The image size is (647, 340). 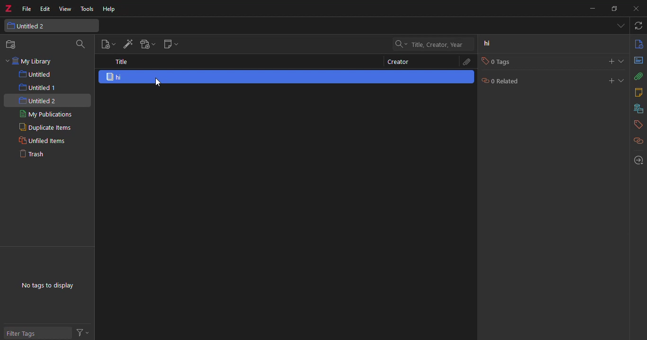 I want to click on help, so click(x=110, y=9).